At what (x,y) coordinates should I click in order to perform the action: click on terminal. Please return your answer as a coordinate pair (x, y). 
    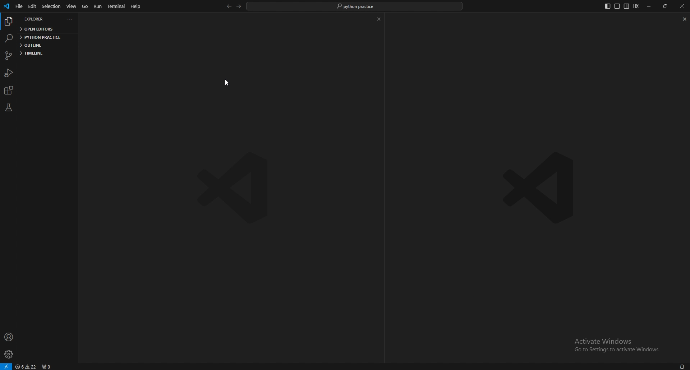
    Looking at the image, I should click on (116, 6).